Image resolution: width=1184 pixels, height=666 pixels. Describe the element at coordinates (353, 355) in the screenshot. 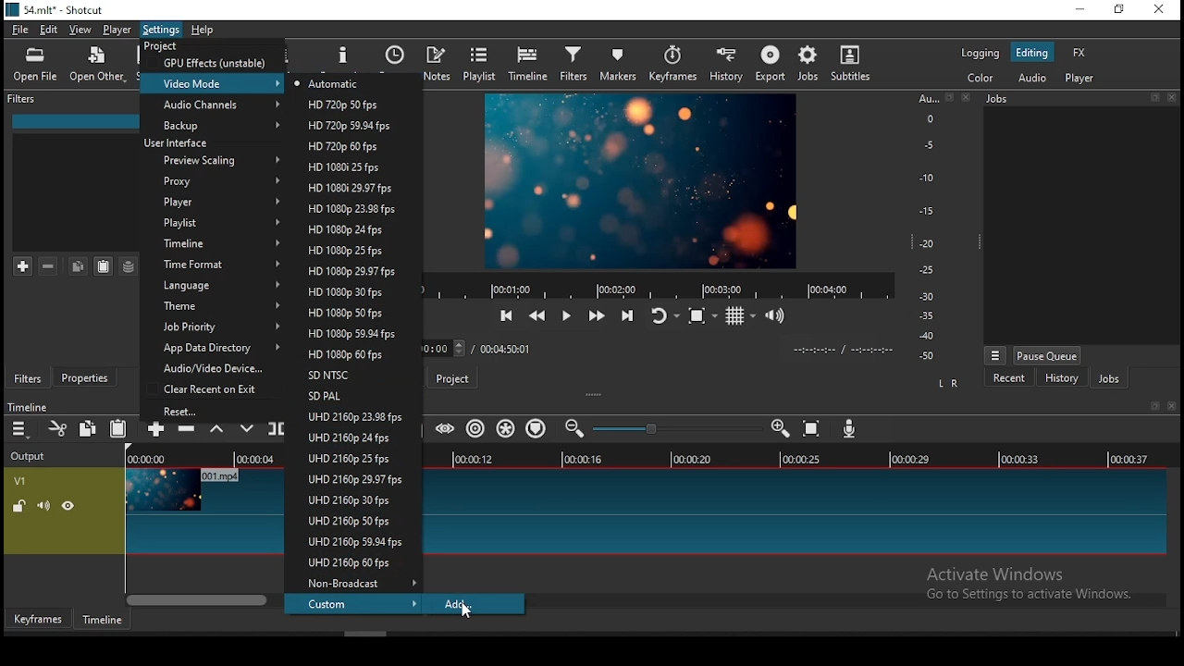

I see `resolution option` at that location.